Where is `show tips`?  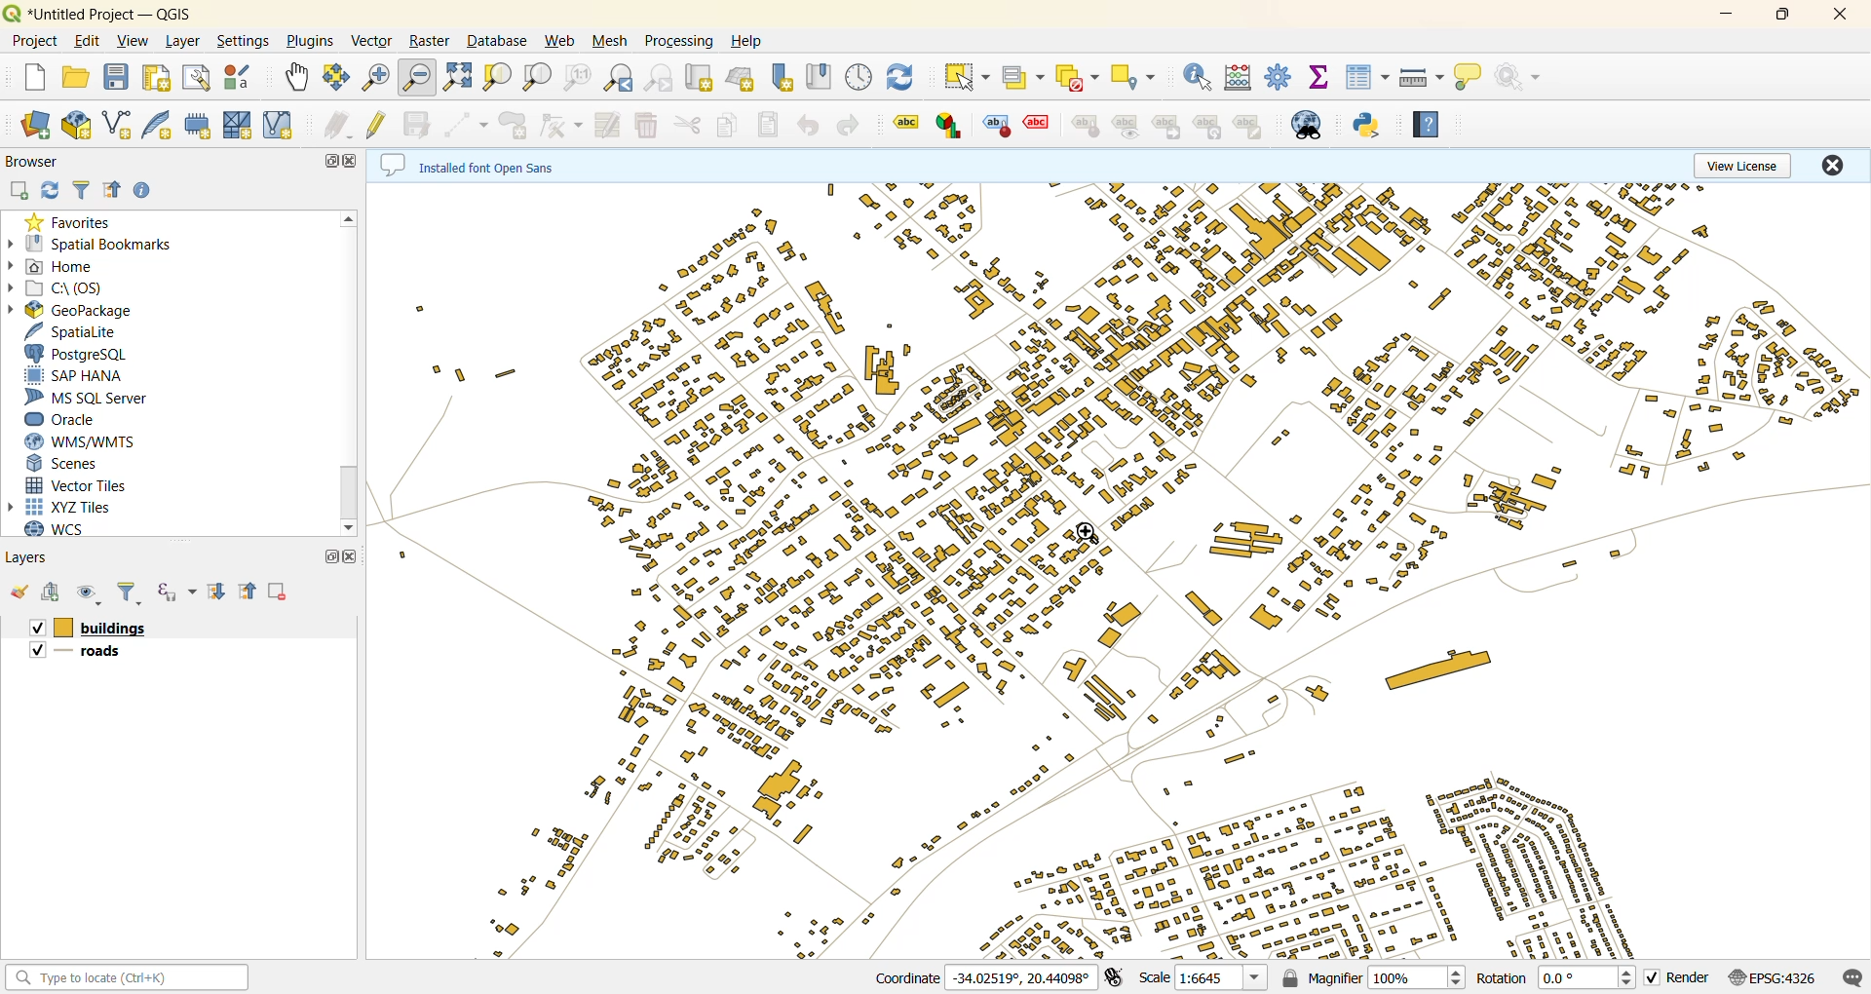 show tips is located at coordinates (1467, 80).